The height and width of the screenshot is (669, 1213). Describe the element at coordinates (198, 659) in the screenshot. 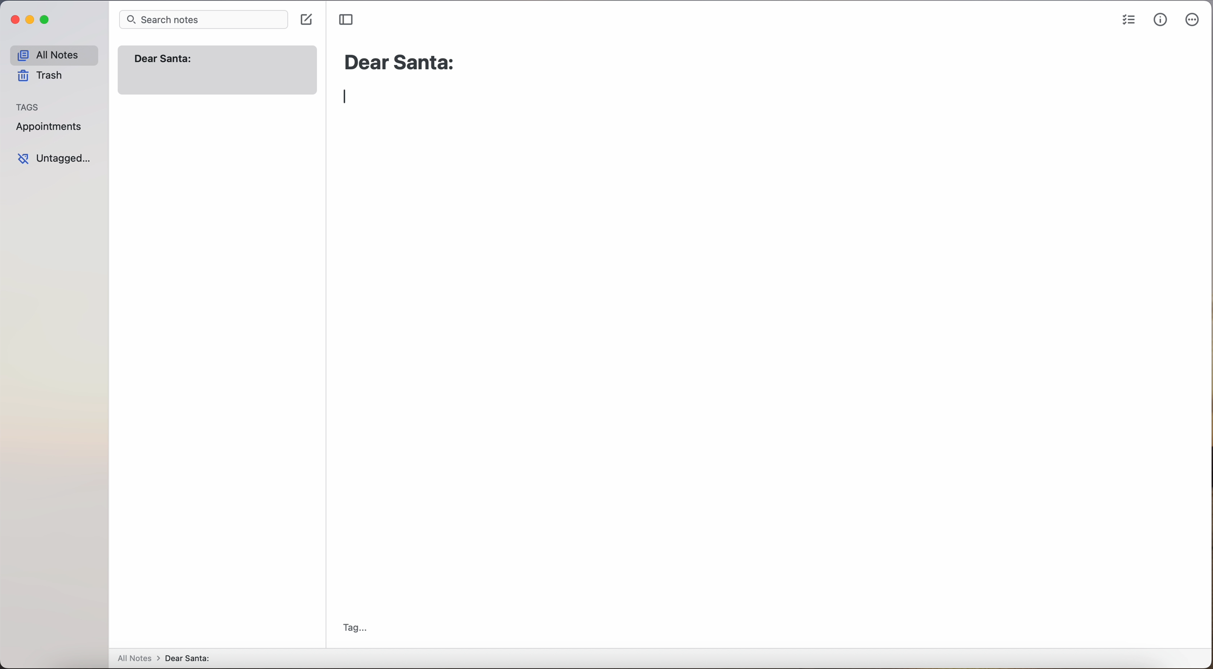

I see `dear santa` at that location.